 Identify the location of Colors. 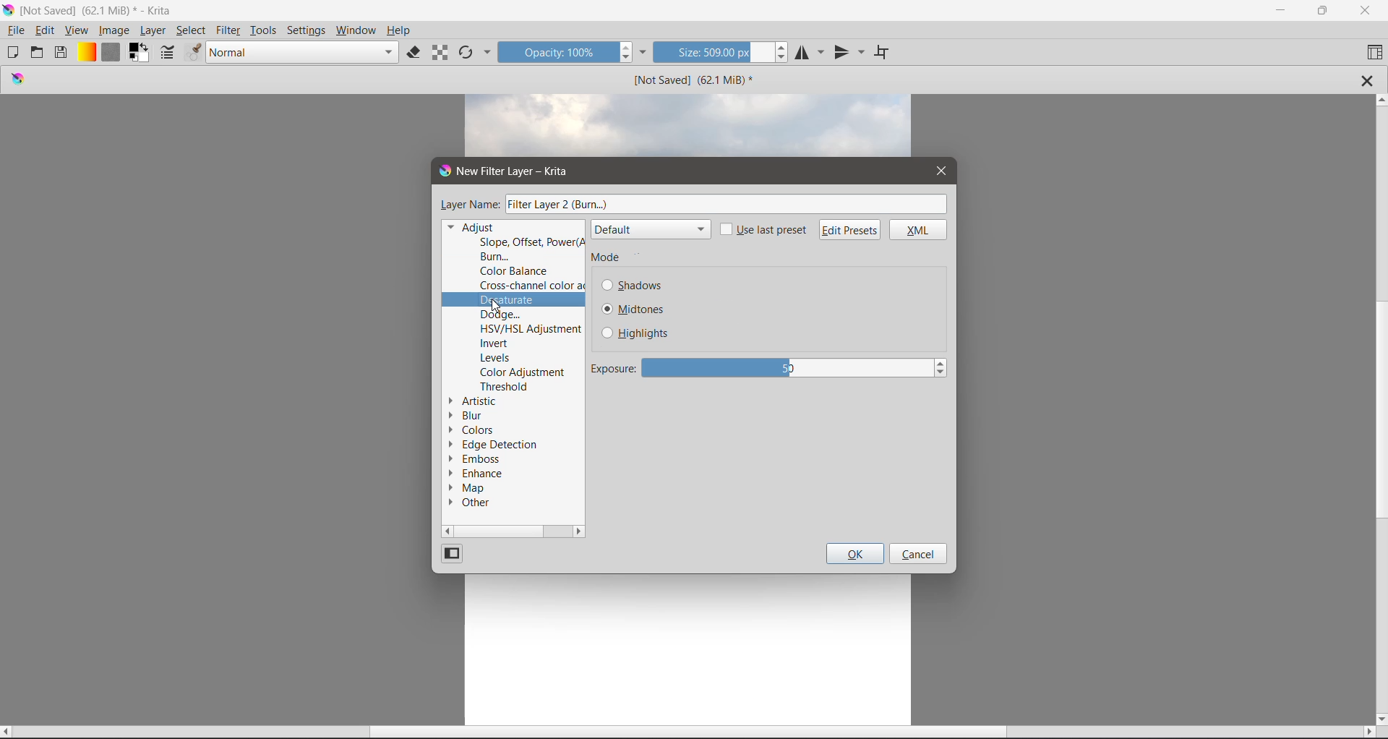
(471, 430).